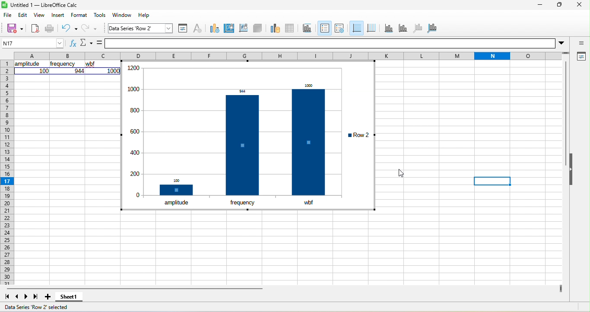 The height and width of the screenshot is (312, 590). What do you see at coordinates (228, 29) in the screenshot?
I see `chart area` at bounding box center [228, 29].